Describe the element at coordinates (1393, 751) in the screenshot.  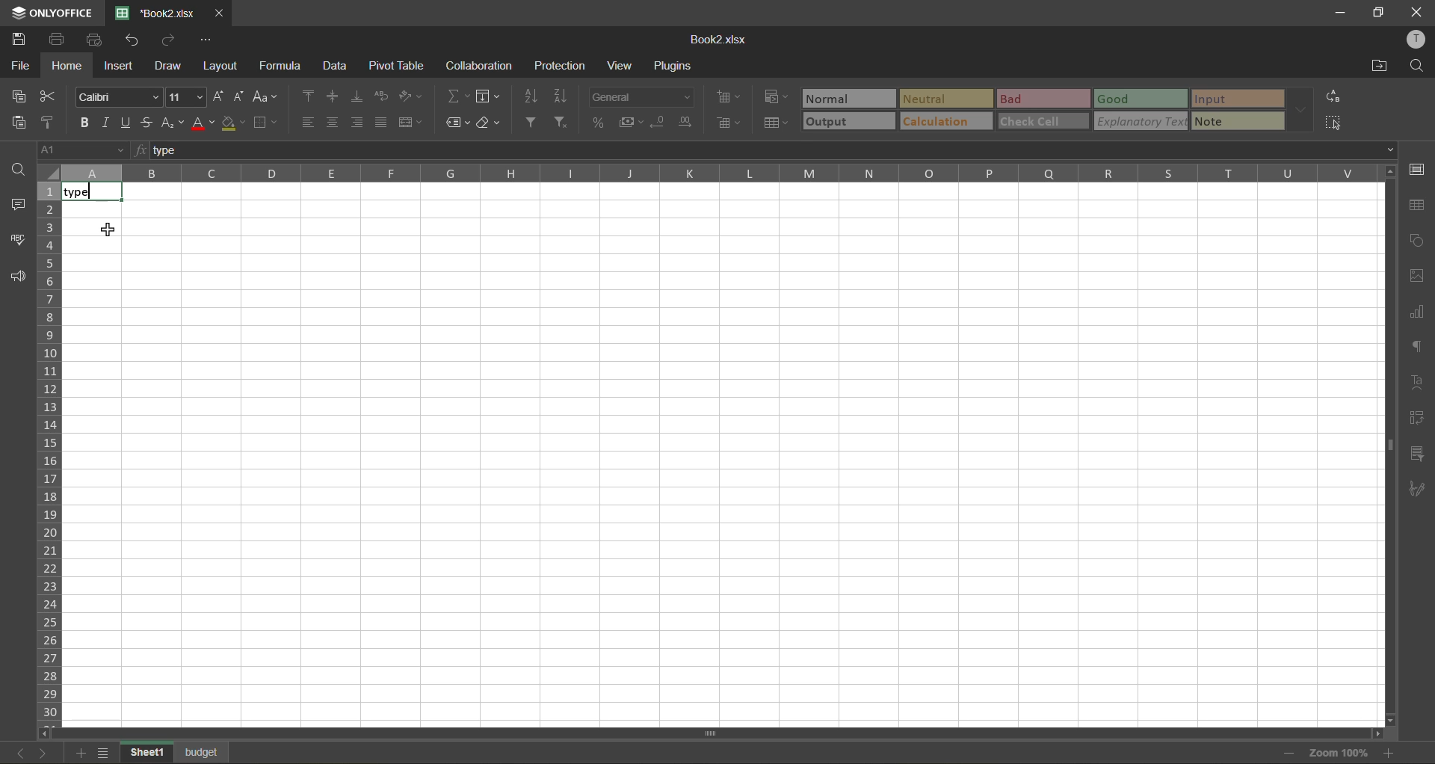
I see `zoom in` at that location.